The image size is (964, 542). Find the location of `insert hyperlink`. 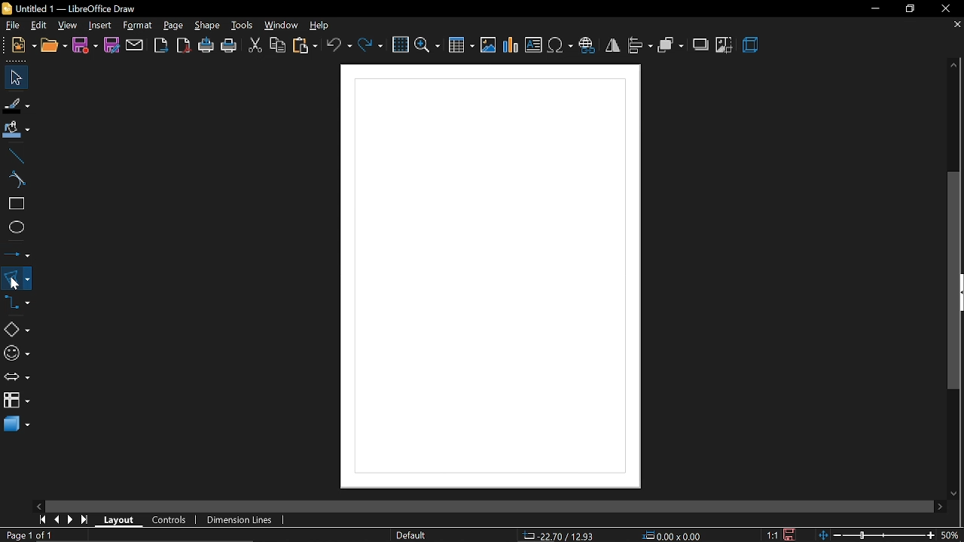

insert hyperlink is located at coordinates (589, 44).